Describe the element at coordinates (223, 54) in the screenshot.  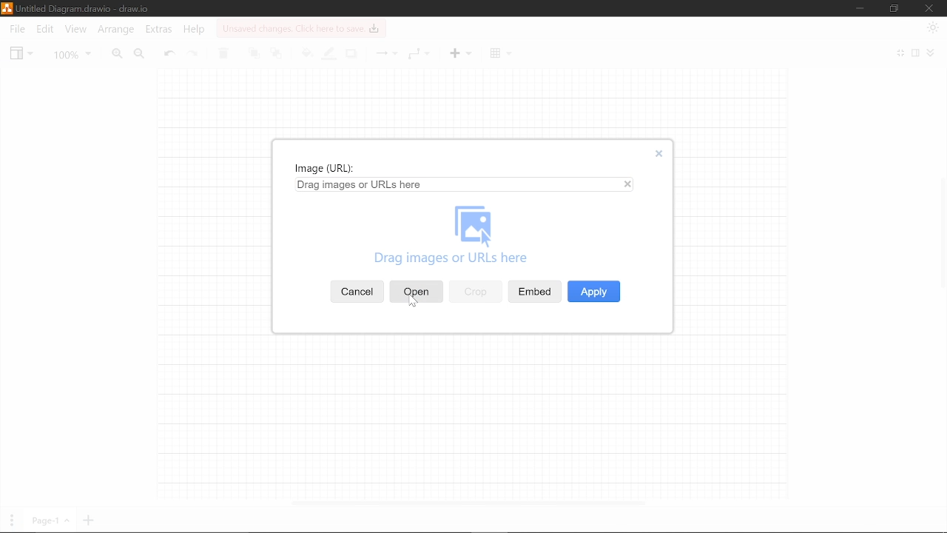
I see `Delete` at that location.